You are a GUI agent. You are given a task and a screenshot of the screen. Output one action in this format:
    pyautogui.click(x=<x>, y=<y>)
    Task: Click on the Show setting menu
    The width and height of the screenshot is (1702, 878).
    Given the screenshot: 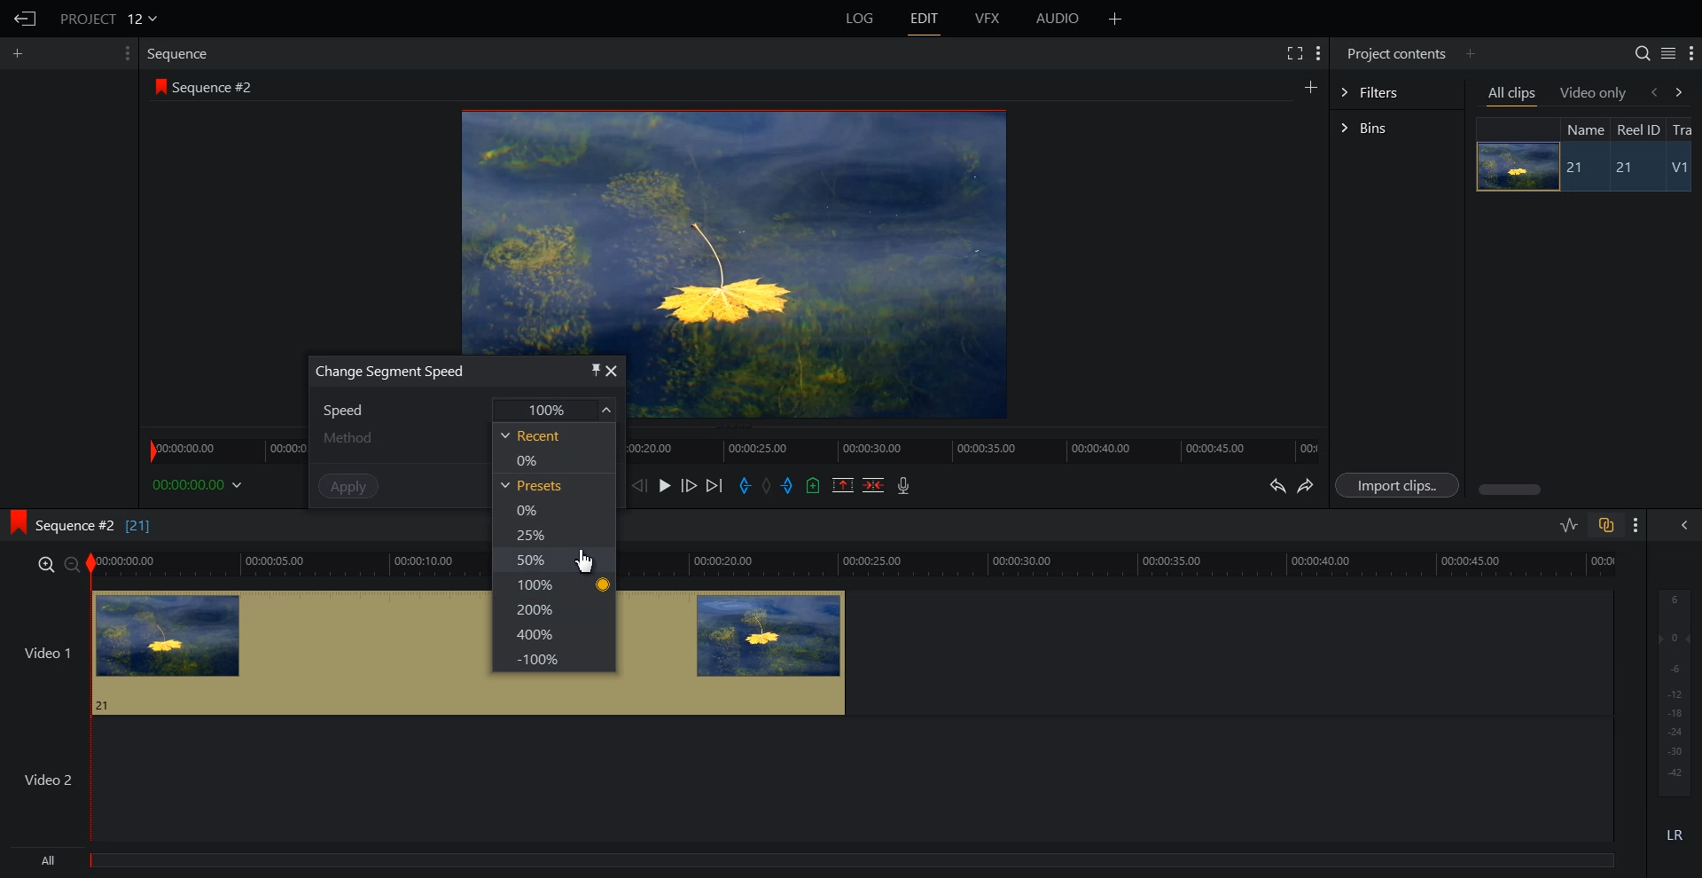 What is the action you would take?
    pyautogui.click(x=1318, y=53)
    